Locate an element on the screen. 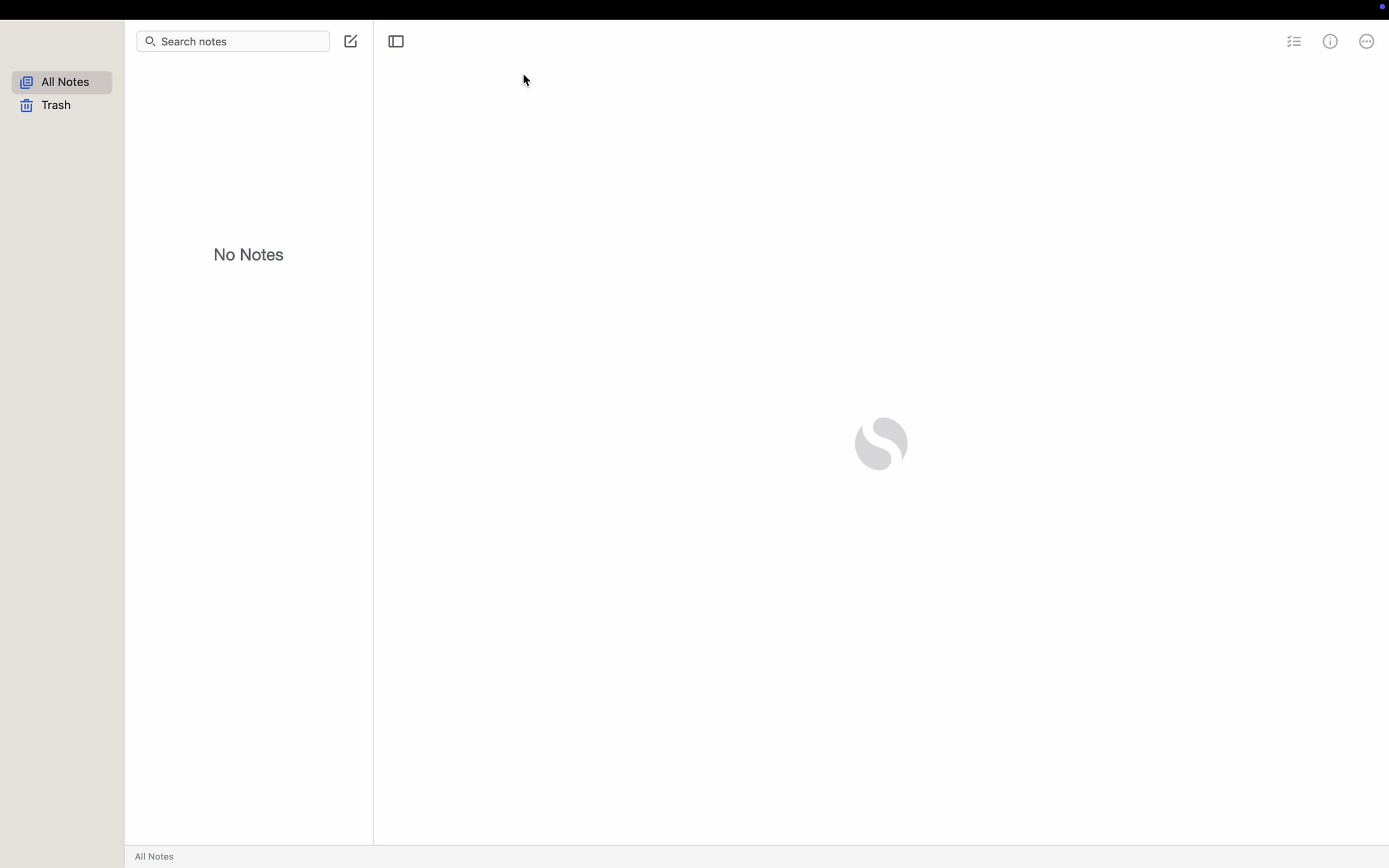  no notes is located at coordinates (250, 254).